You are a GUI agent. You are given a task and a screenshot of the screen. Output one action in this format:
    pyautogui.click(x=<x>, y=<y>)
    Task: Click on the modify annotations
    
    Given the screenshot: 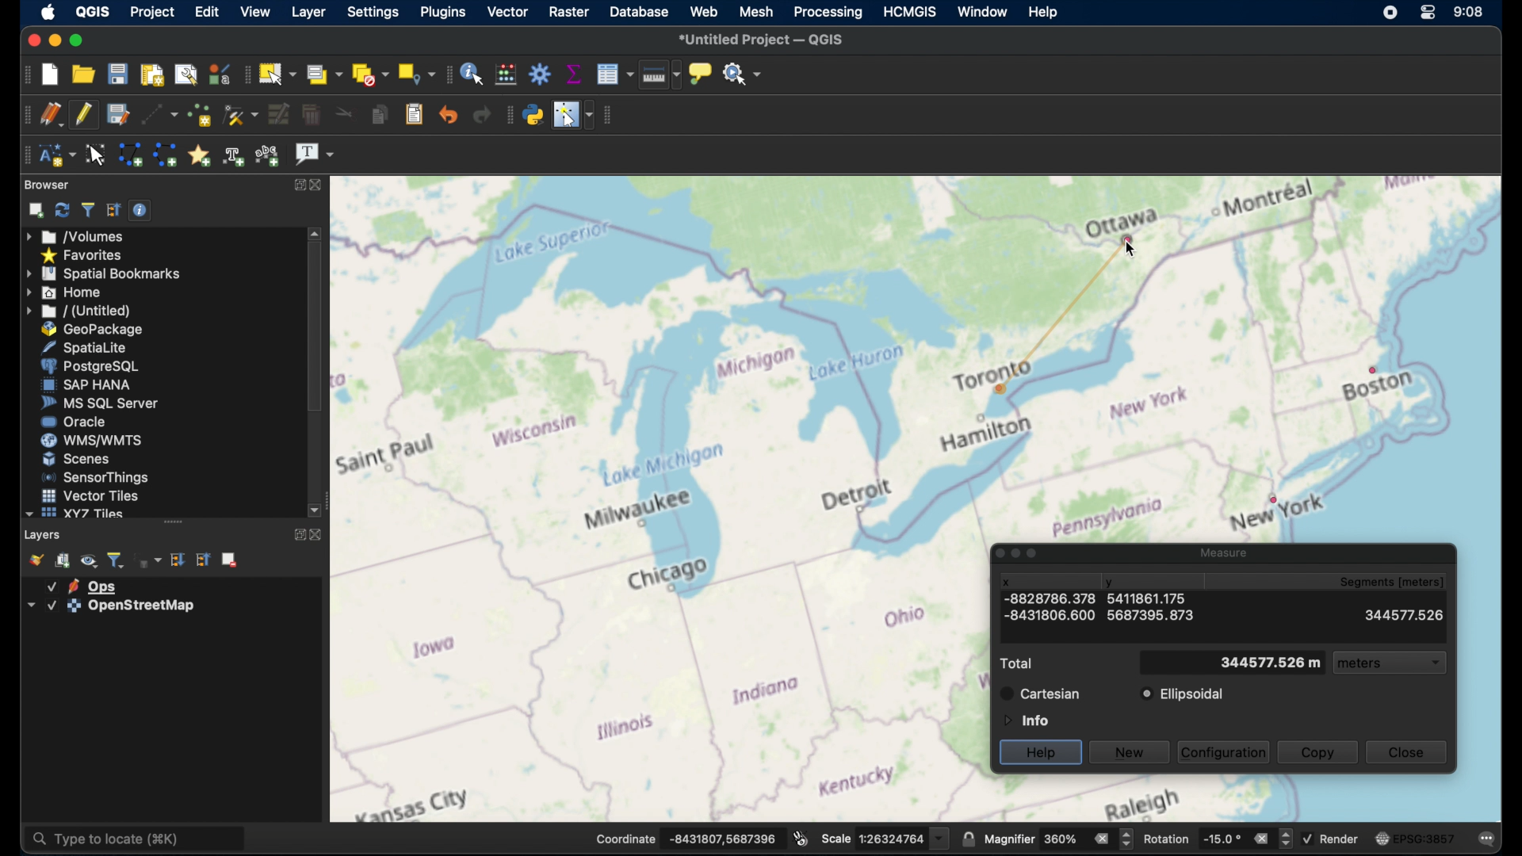 What is the action you would take?
    pyautogui.click(x=97, y=154)
    